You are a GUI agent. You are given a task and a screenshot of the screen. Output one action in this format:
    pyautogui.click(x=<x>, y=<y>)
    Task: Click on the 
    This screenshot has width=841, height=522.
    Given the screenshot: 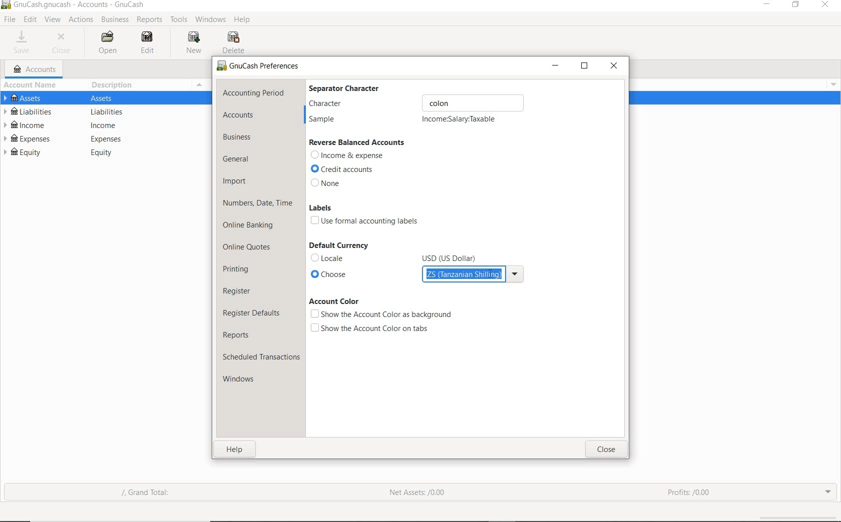 What is the action you would take?
    pyautogui.click(x=107, y=97)
    